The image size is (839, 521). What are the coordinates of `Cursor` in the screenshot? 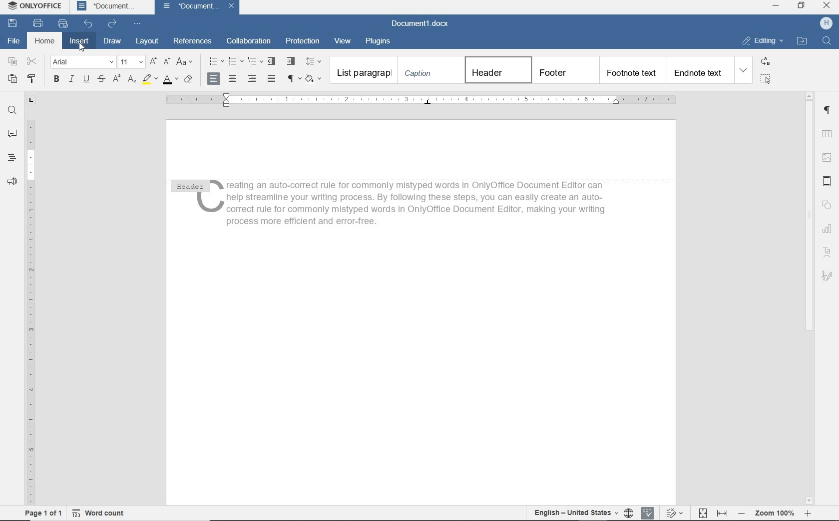 It's located at (81, 47).